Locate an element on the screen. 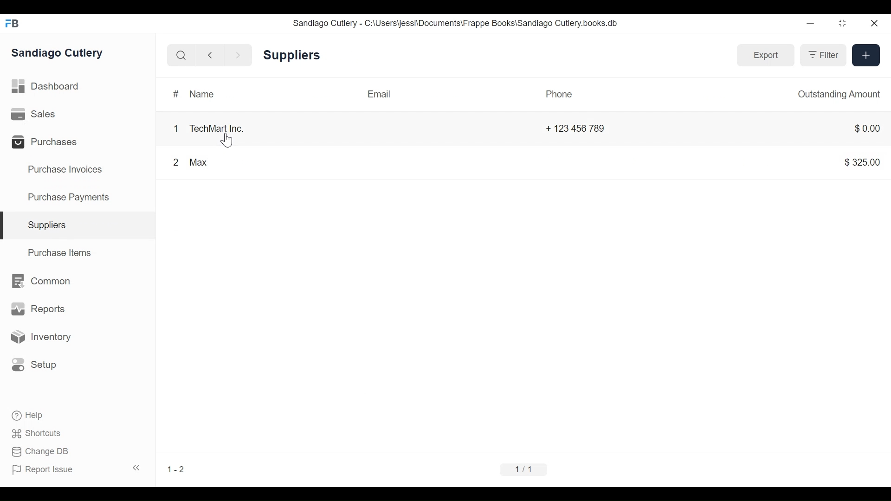 This screenshot has height=501, width=891. Sandiago Cutlery is located at coordinates (60, 54).